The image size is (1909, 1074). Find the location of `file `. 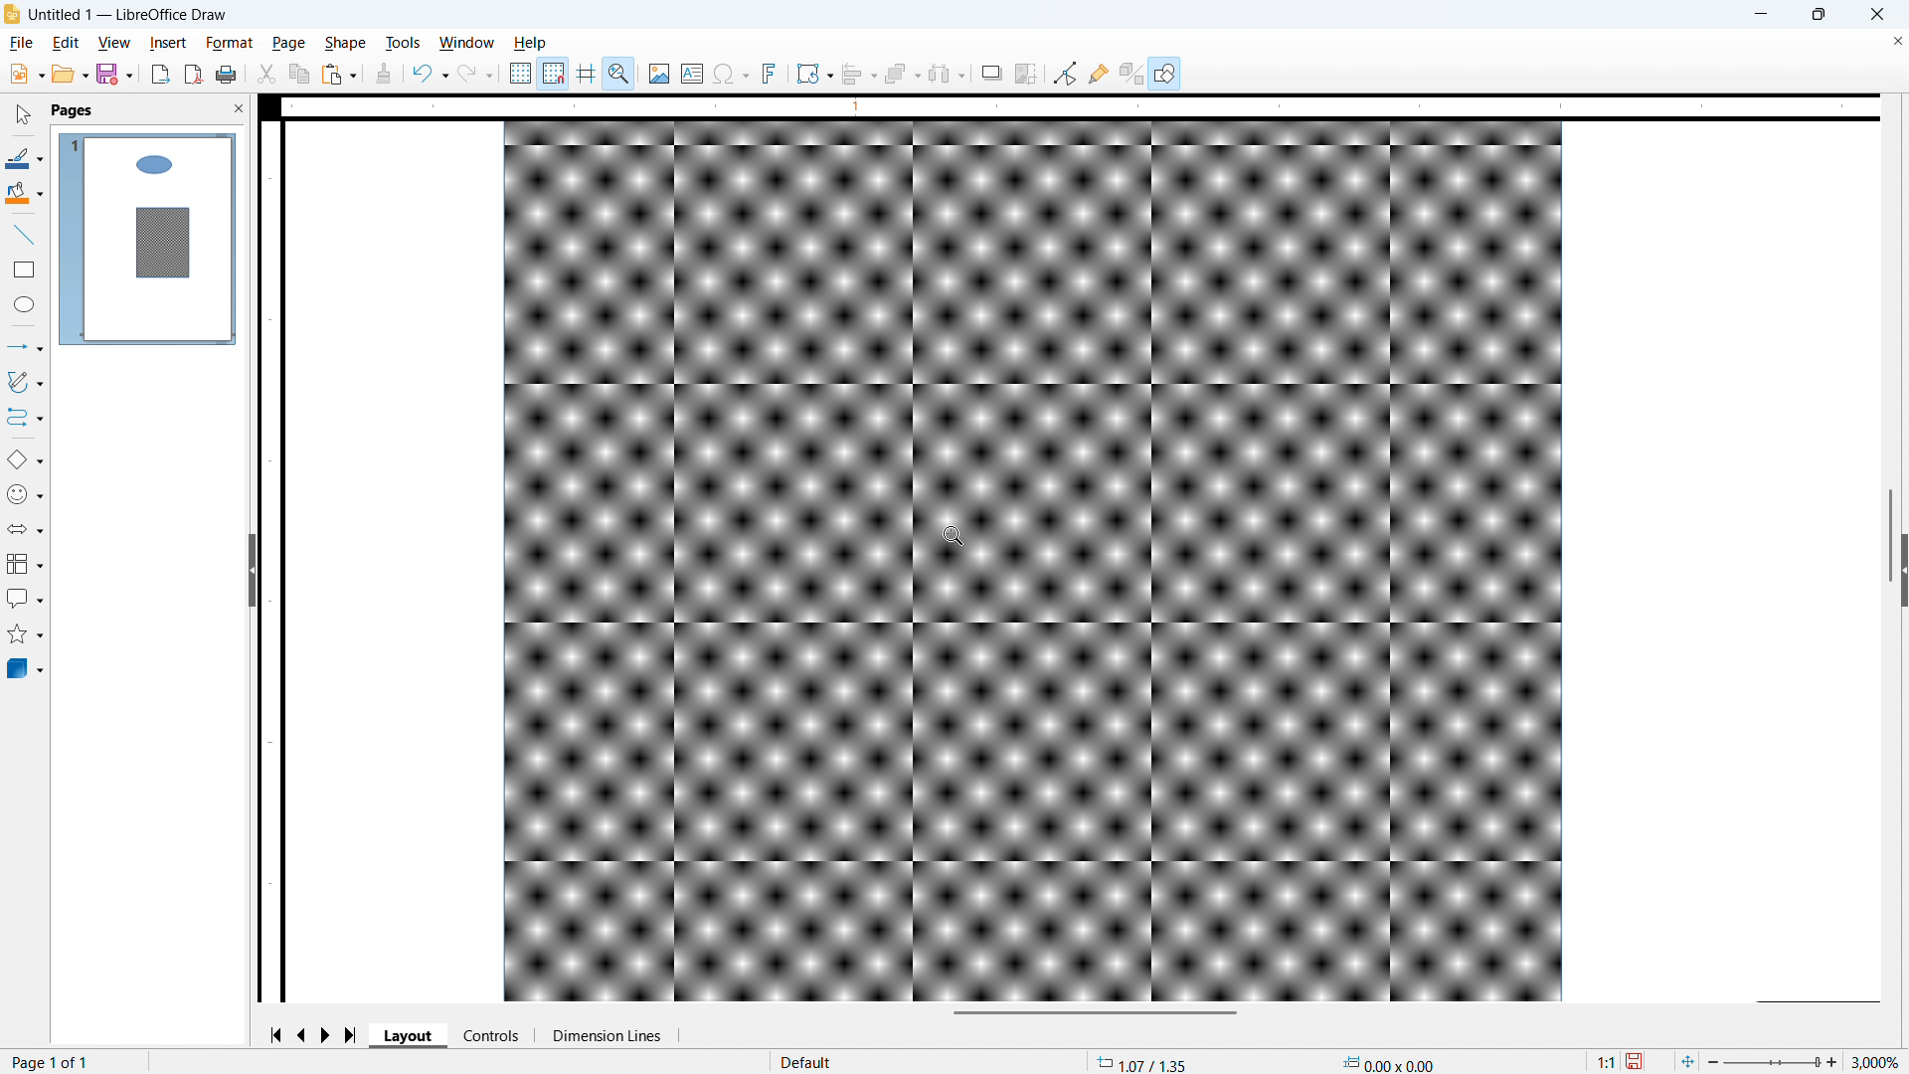

file  is located at coordinates (23, 44).